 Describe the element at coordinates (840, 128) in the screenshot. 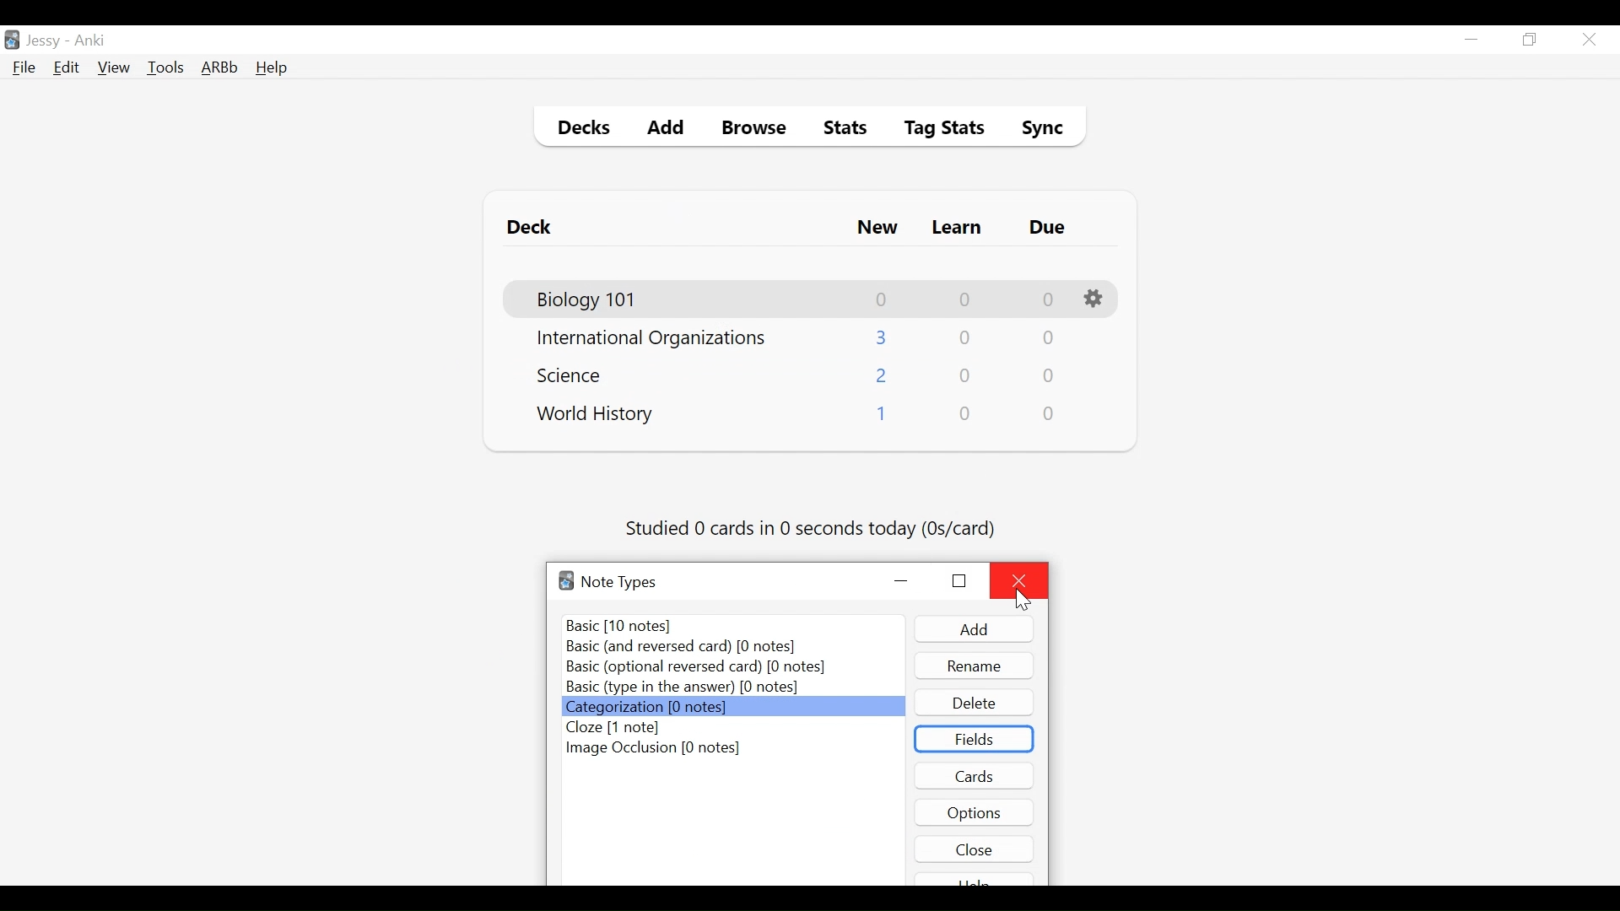

I see `Stats` at that location.